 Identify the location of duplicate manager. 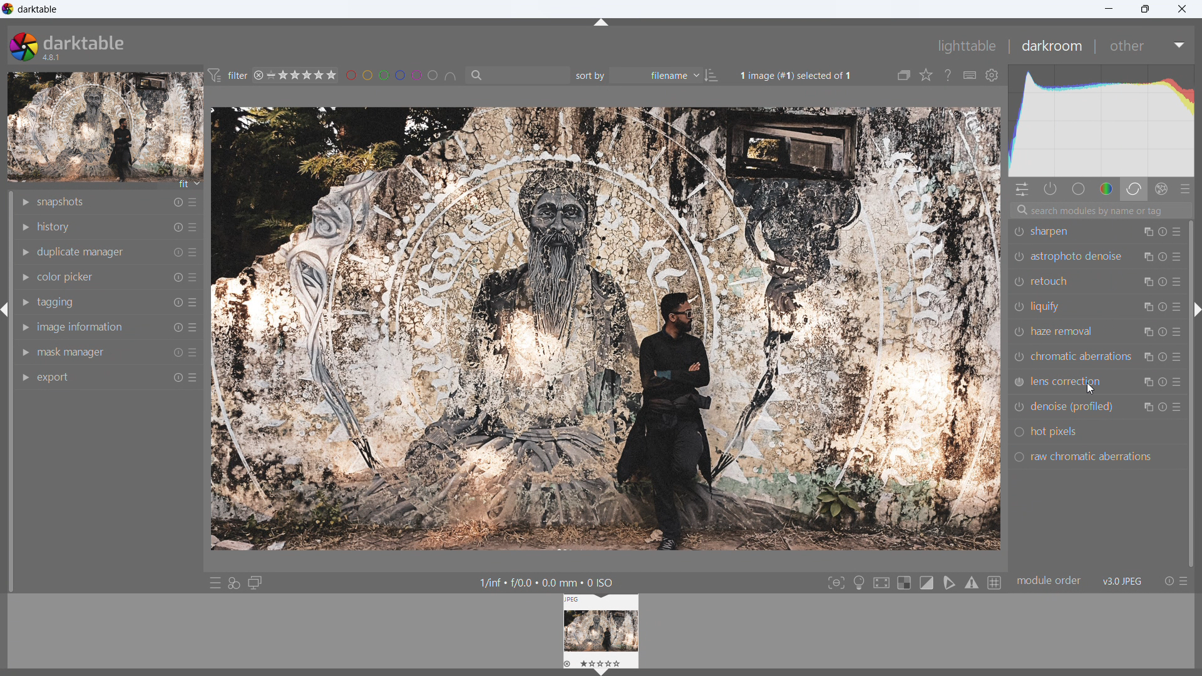
(83, 252).